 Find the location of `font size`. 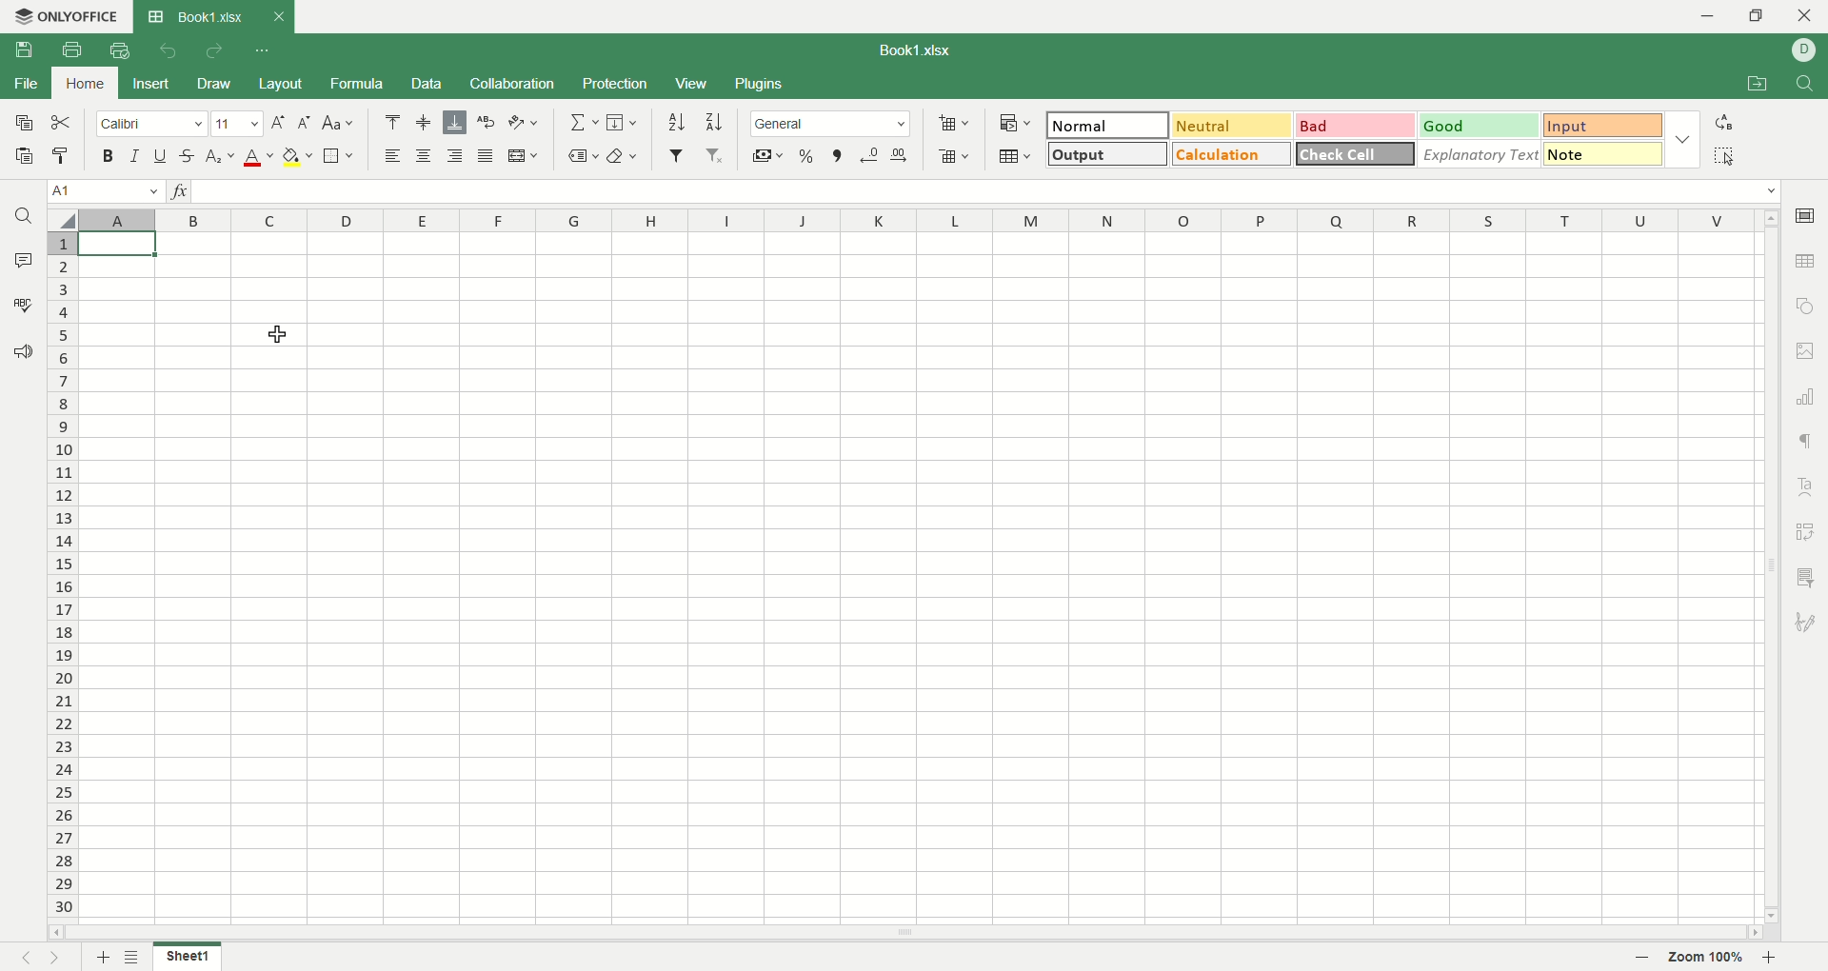

font size is located at coordinates (236, 125).